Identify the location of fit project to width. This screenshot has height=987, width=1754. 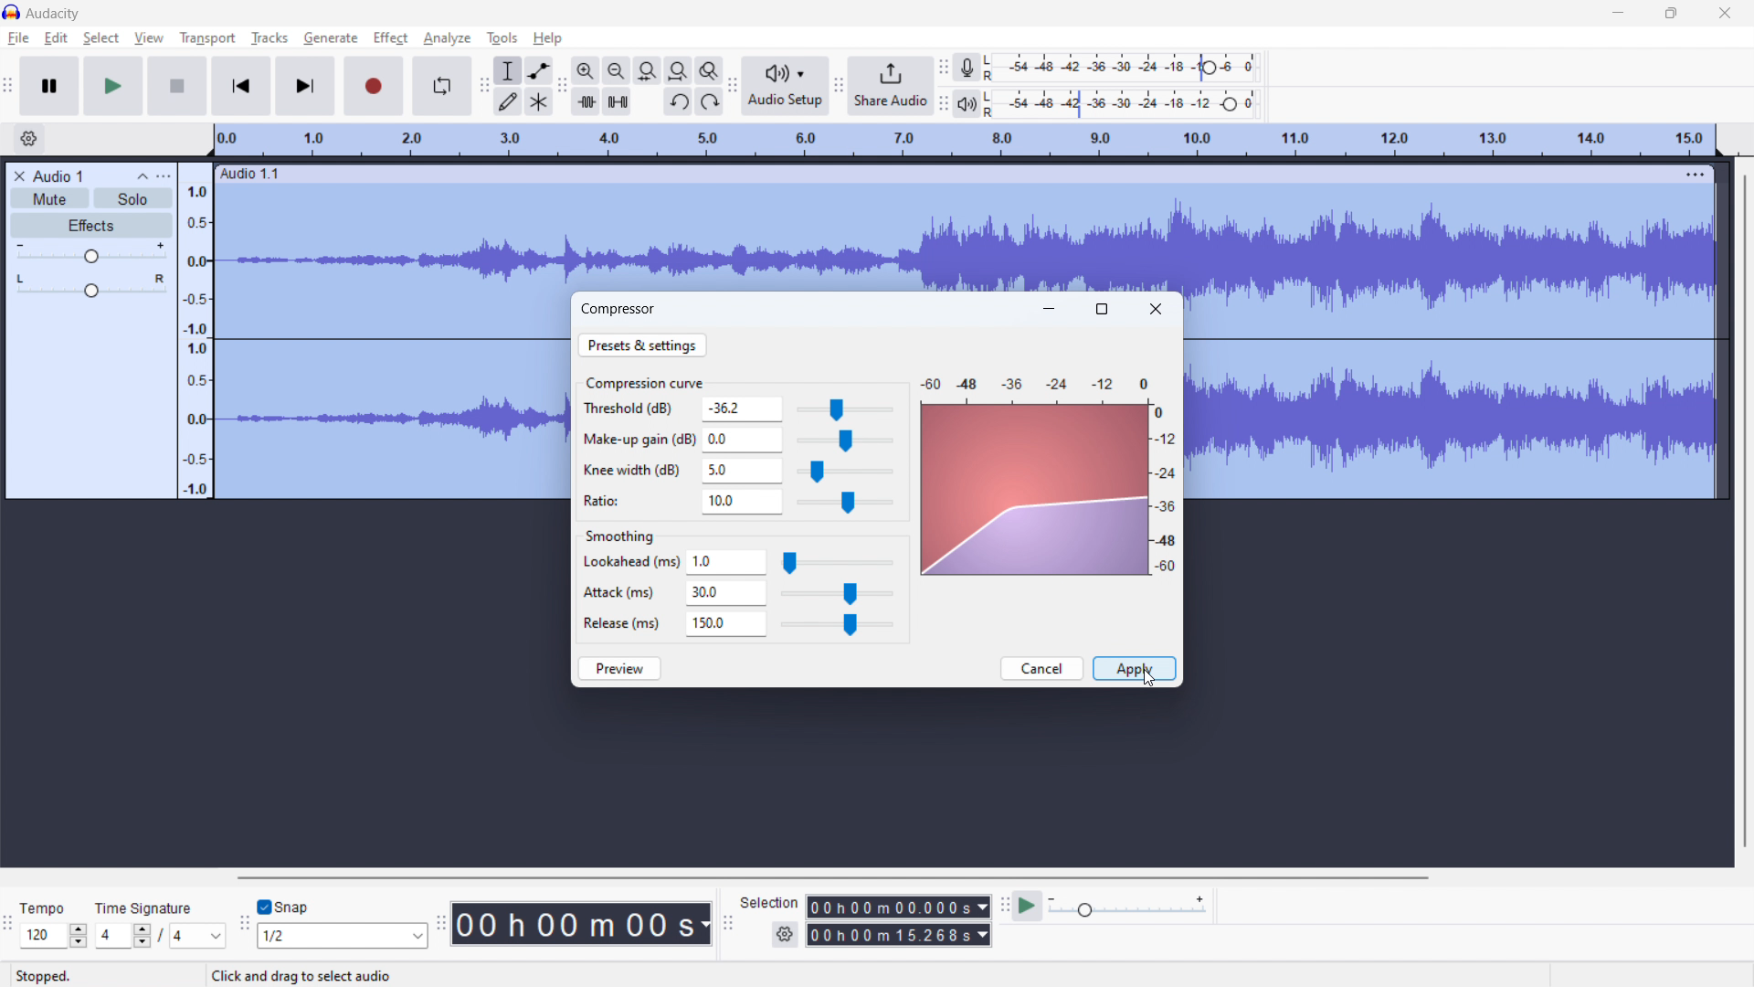
(678, 70).